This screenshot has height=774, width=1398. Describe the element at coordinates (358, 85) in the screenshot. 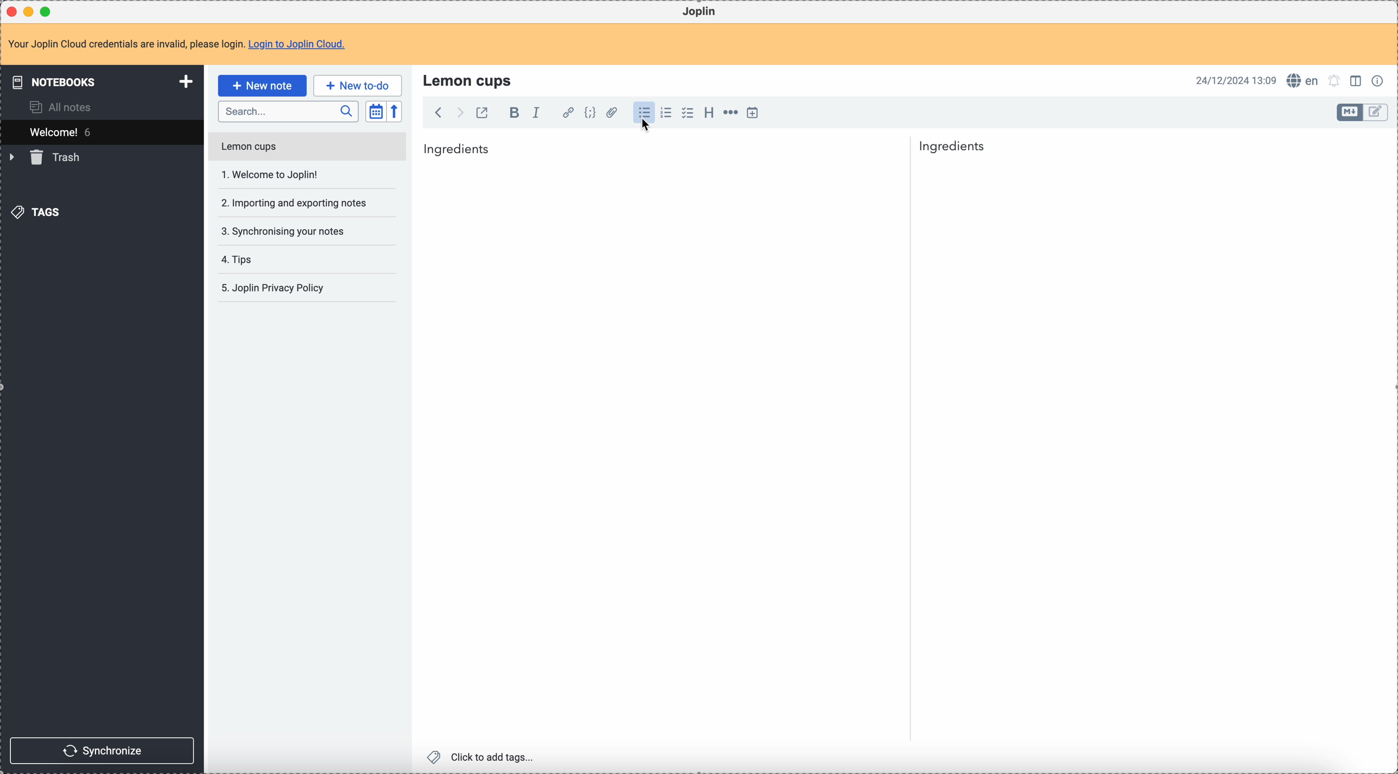

I see `new to-do` at that location.